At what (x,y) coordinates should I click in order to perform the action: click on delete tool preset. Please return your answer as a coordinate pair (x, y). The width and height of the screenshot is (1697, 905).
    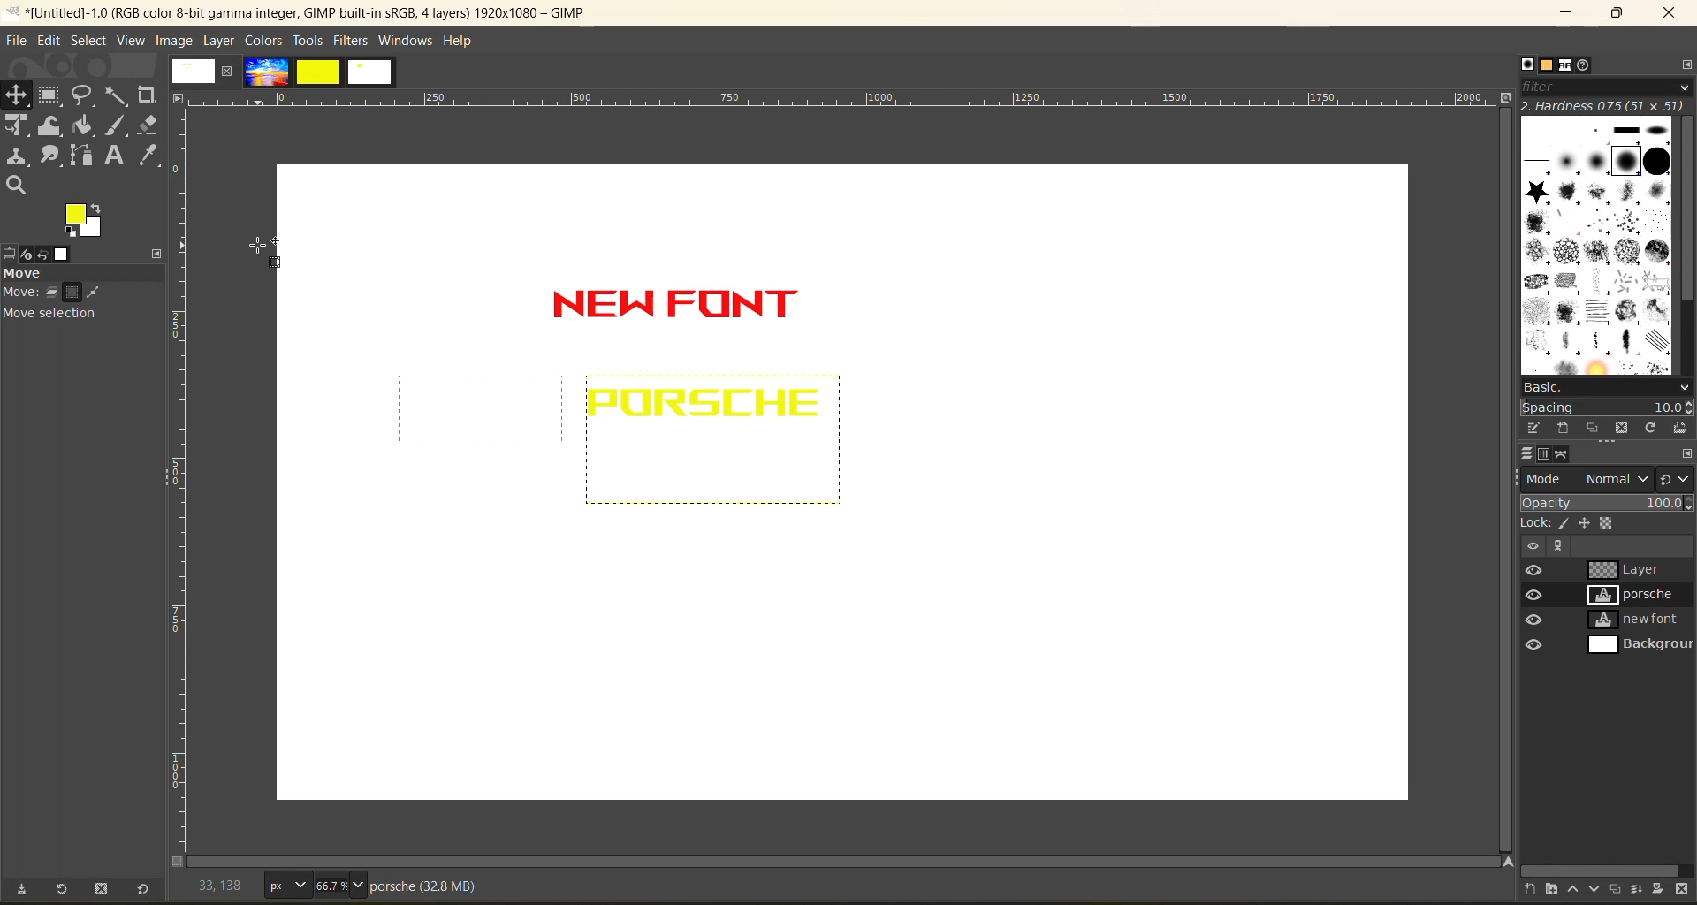
    Looking at the image, I should click on (102, 890).